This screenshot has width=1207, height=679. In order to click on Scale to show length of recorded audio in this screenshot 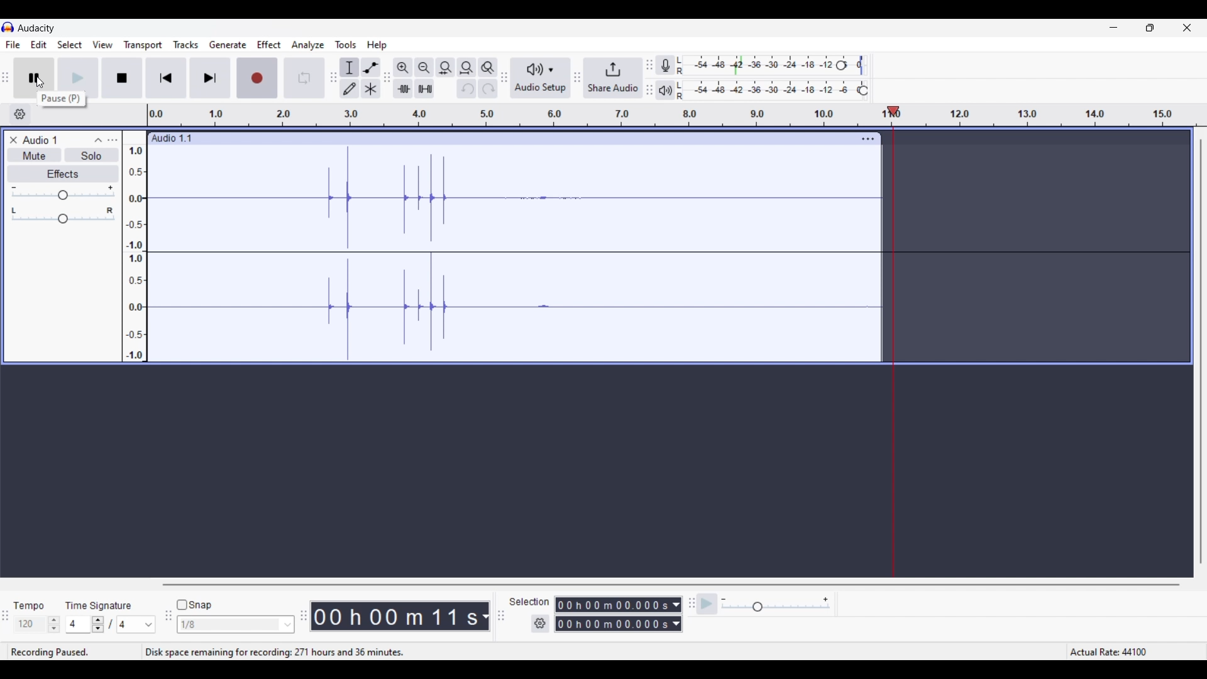, I will do `click(676, 114)`.